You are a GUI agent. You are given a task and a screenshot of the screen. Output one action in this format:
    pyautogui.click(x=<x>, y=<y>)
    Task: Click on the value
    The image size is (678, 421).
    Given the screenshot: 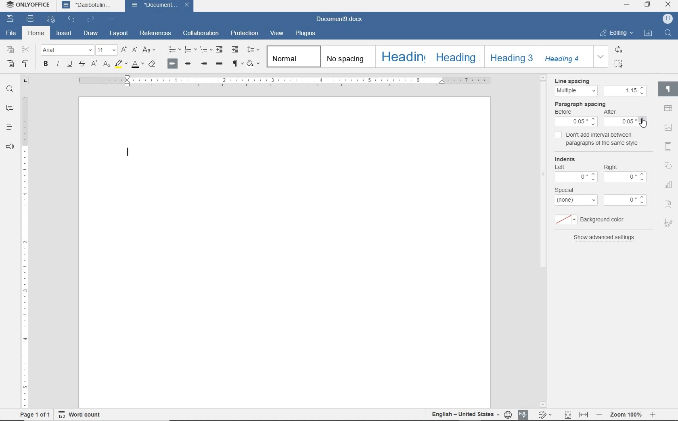 What is the action you would take?
    pyautogui.click(x=576, y=177)
    